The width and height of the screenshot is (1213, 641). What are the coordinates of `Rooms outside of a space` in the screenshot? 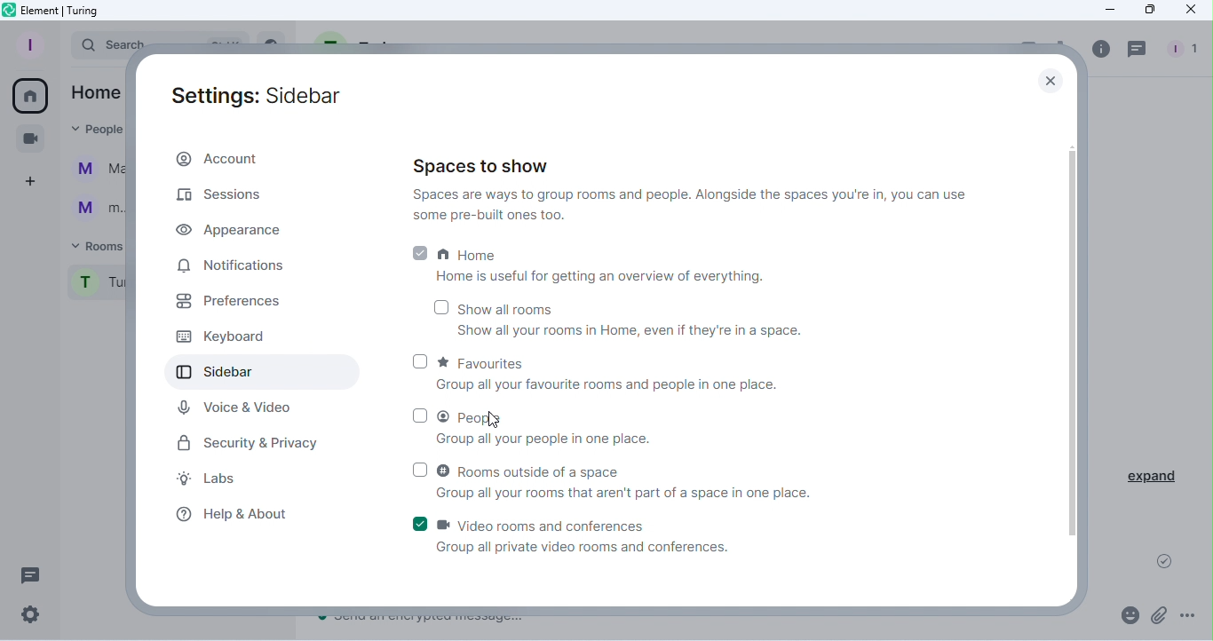 It's located at (614, 479).